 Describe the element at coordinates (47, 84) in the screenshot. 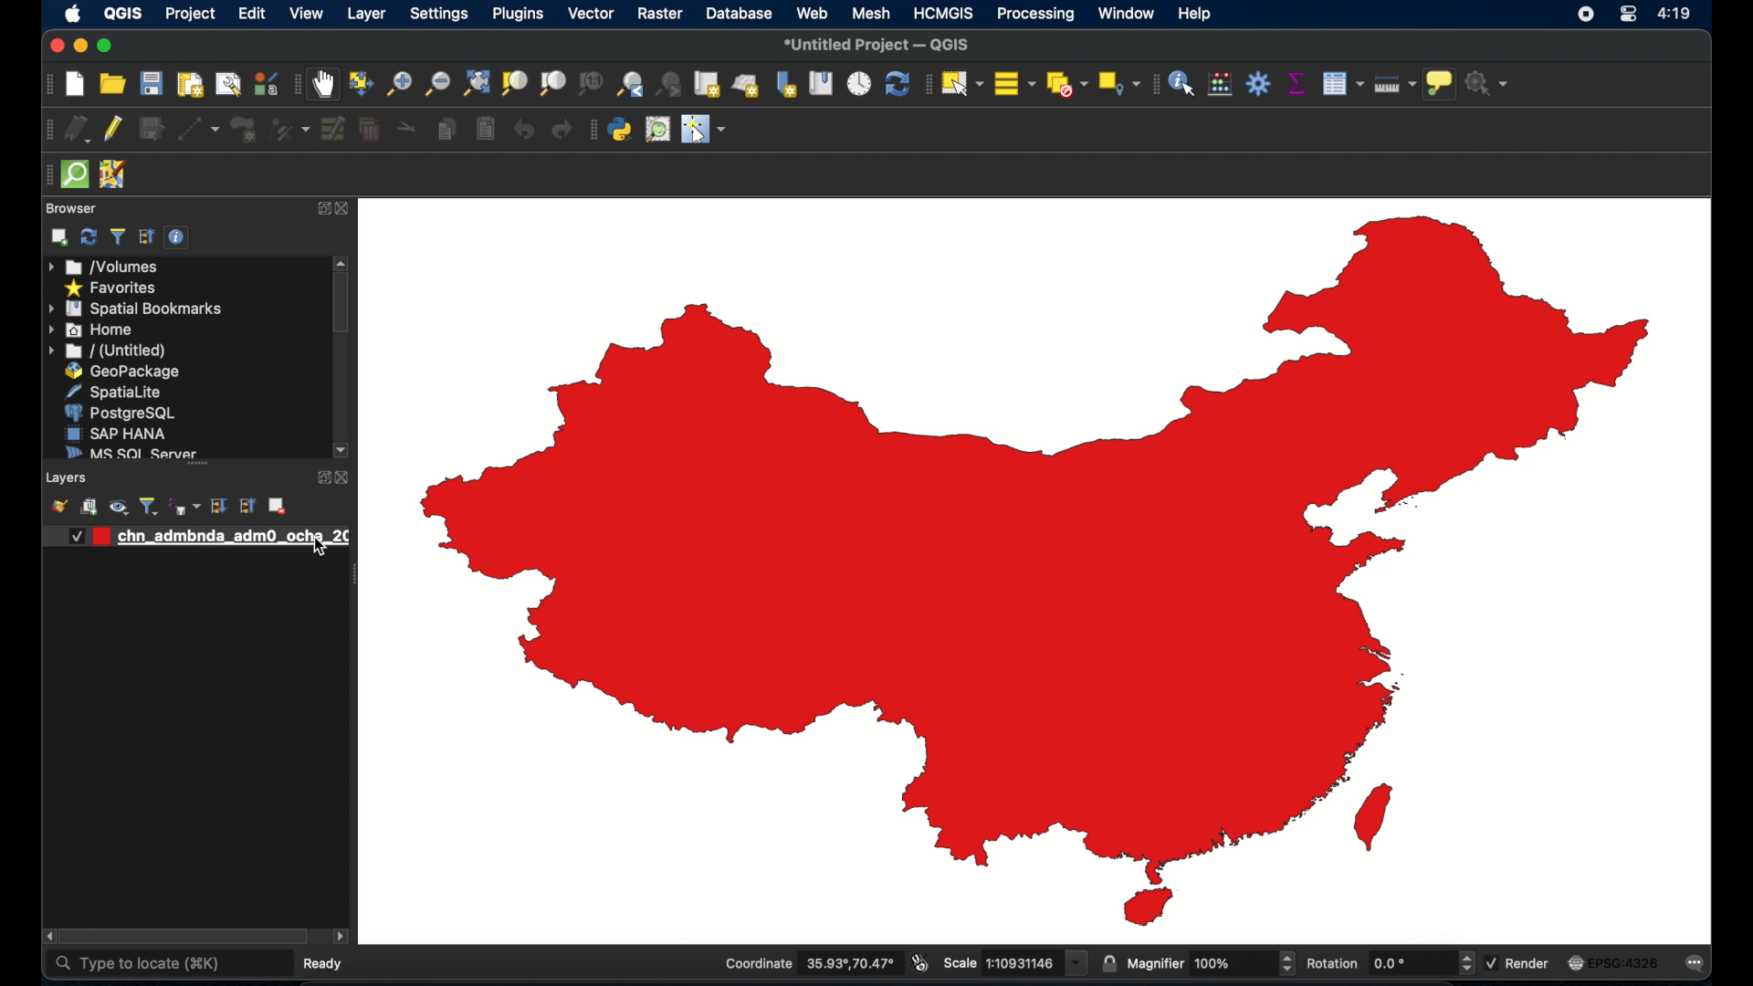

I see `project toolbar` at that location.